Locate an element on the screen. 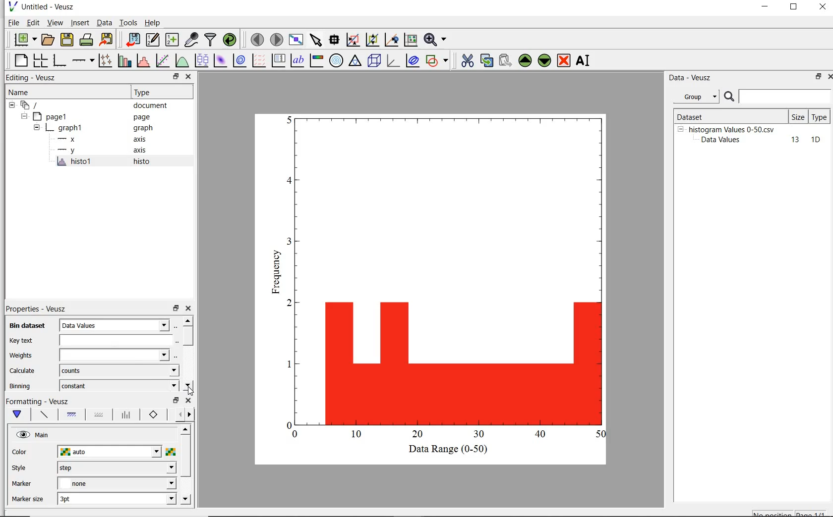 This screenshot has width=833, height=517. file is located at coordinates (13, 22).